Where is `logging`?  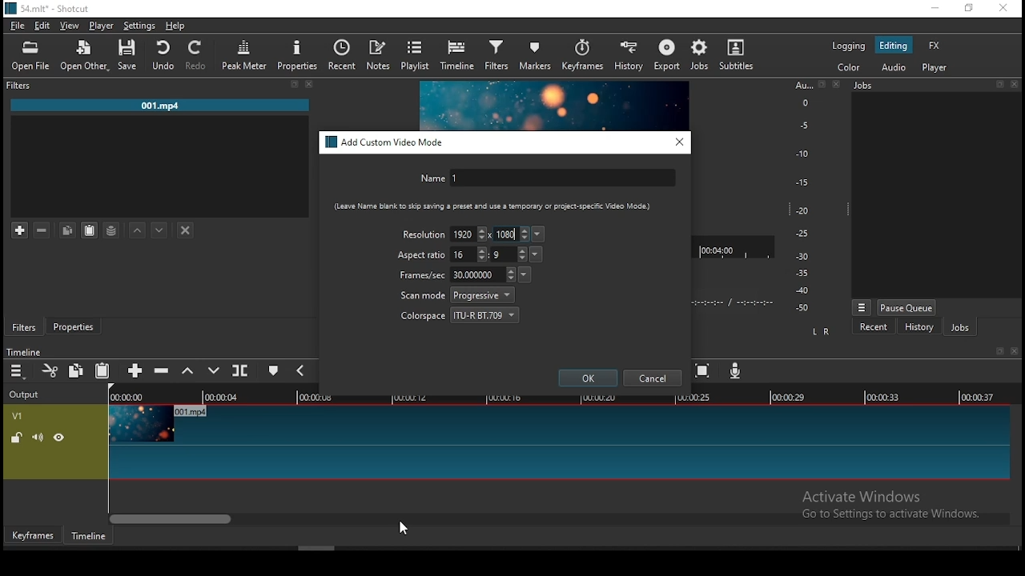 logging is located at coordinates (848, 45).